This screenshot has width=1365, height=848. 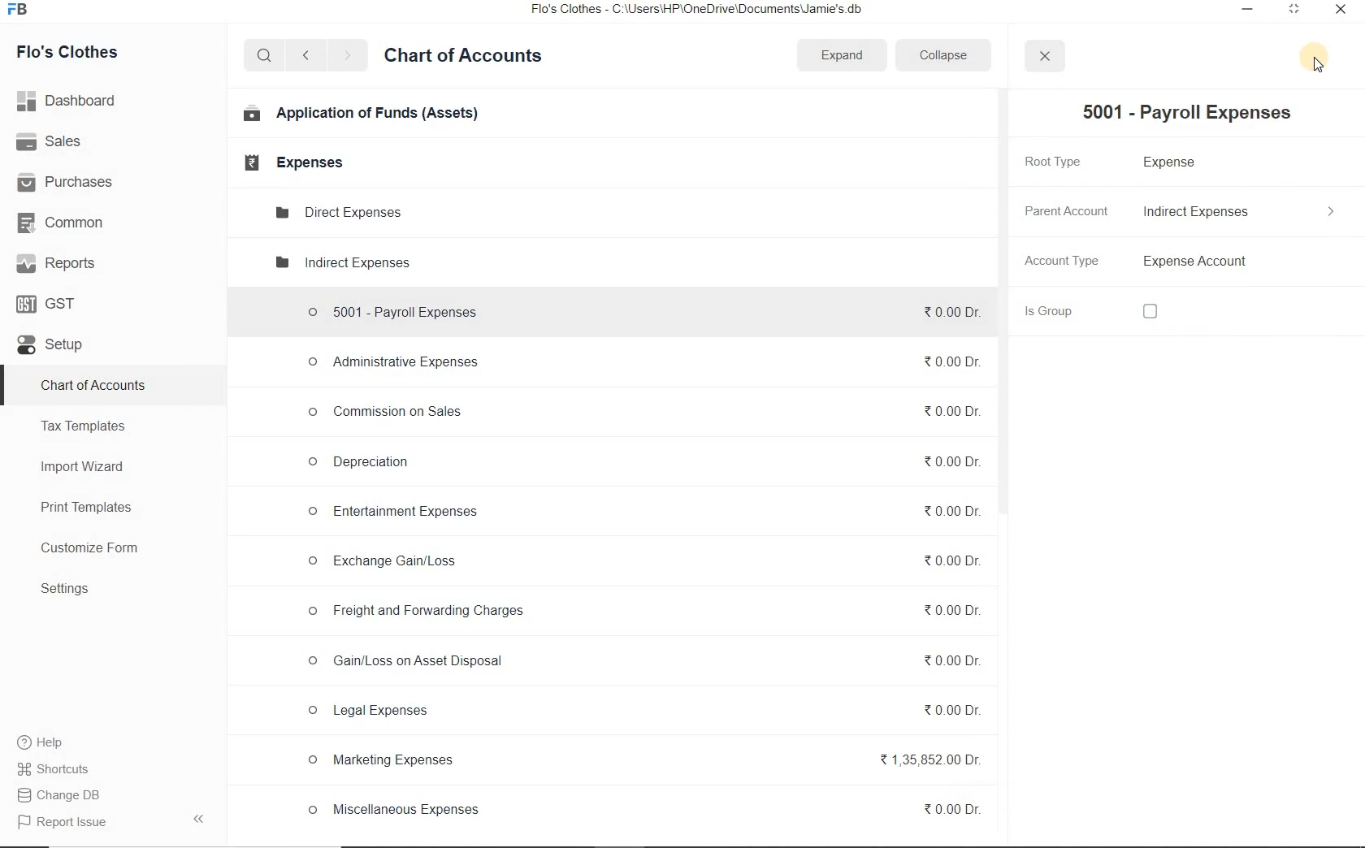 What do you see at coordinates (1181, 113) in the screenshot?
I see `5001 - Payroll Expenses` at bounding box center [1181, 113].